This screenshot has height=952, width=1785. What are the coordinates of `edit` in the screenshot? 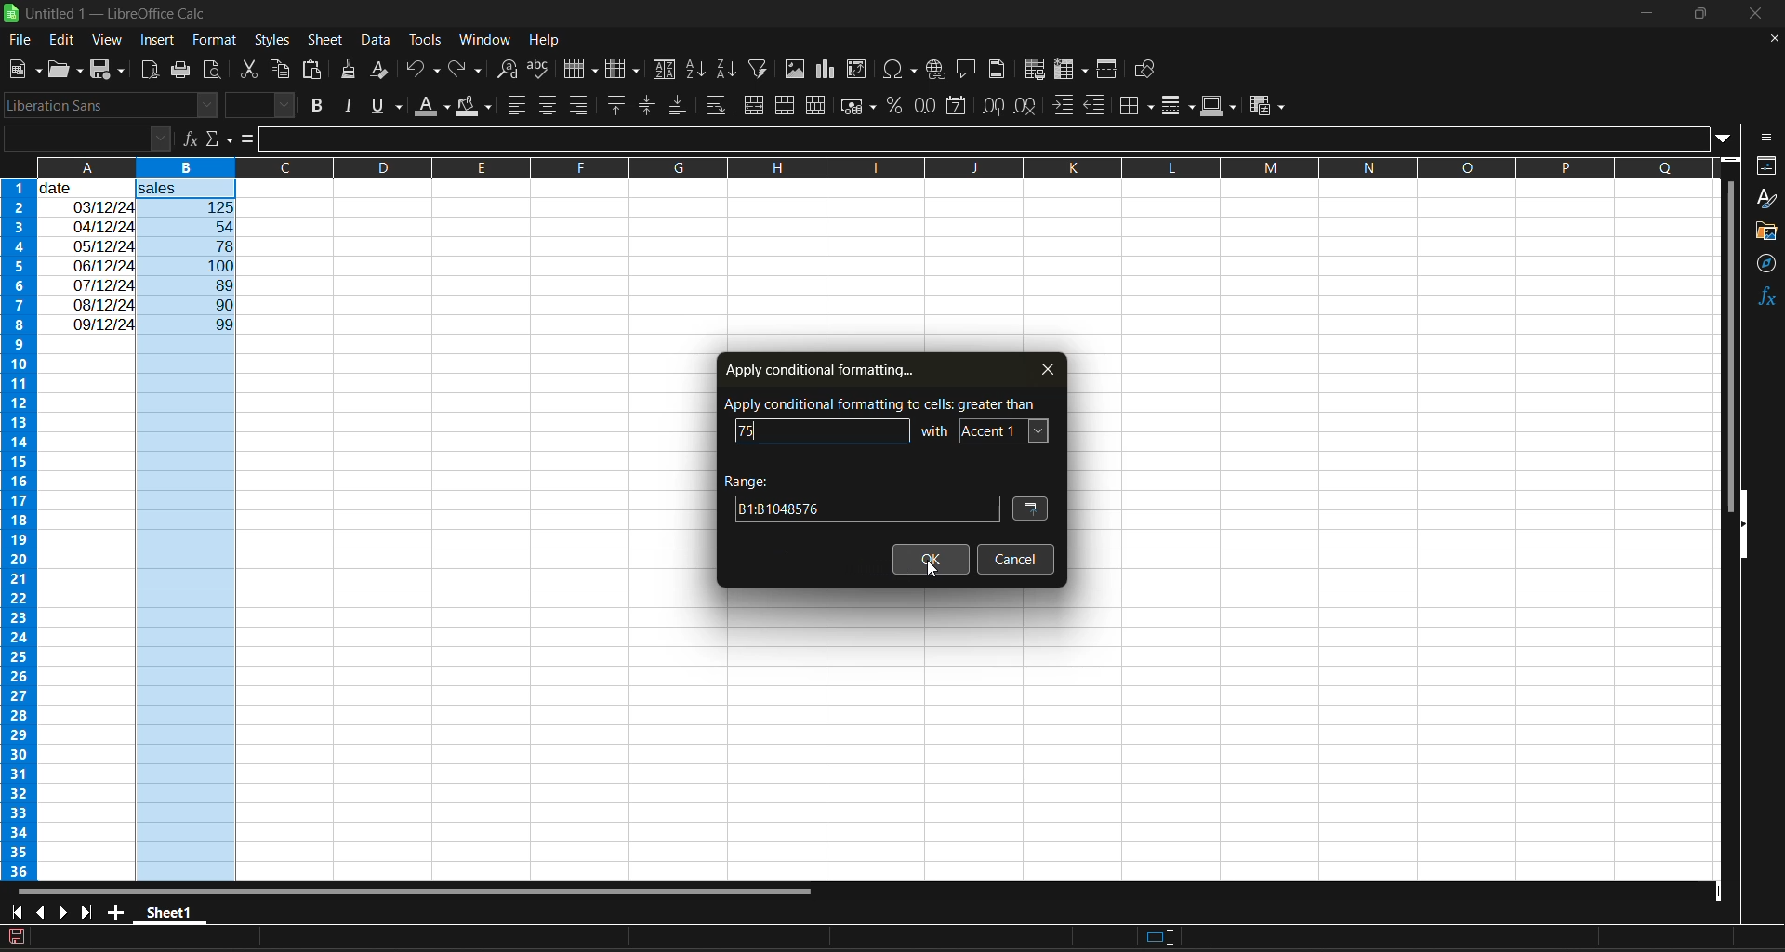 It's located at (65, 38).